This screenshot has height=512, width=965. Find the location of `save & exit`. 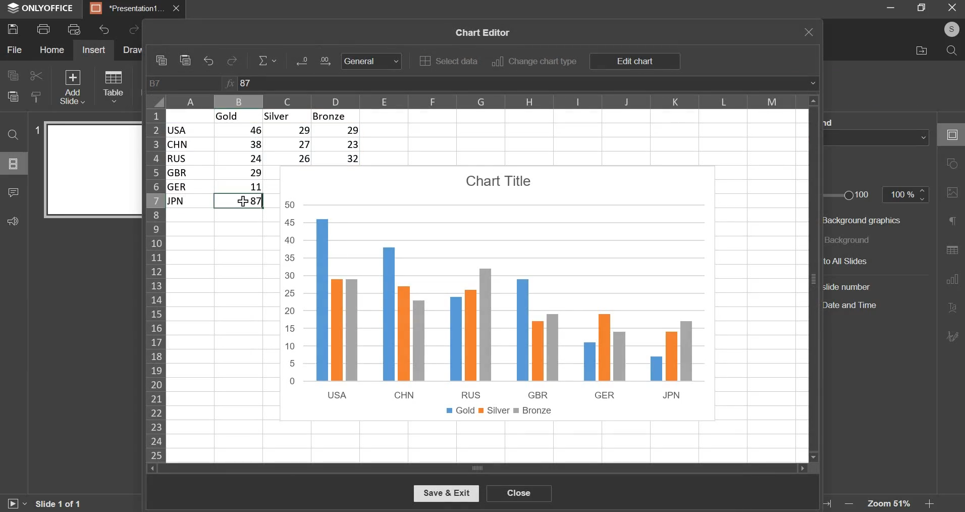

save & exit is located at coordinates (446, 494).